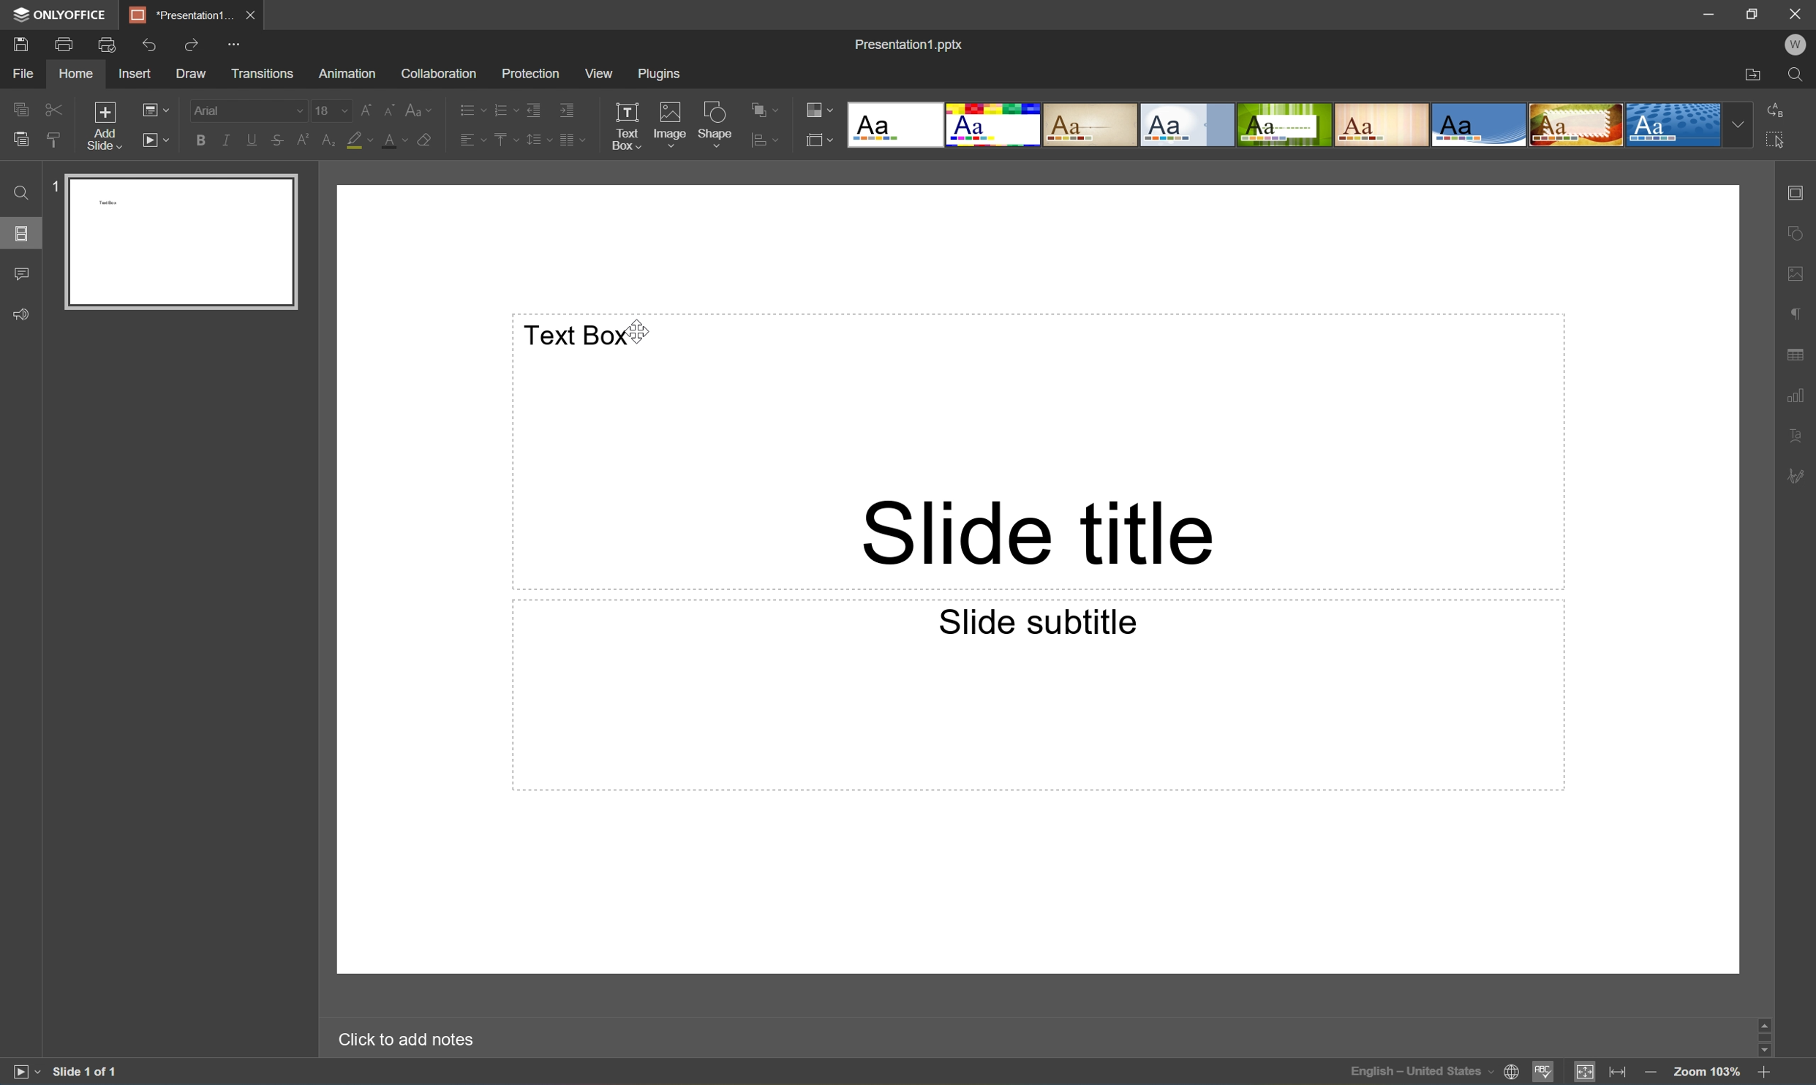 This screenshot has height=1085, width=1816. What do you see at coordinates (1038, 529) in the screenshot?
I see `Slide title` at bounding box center [1038, 529].